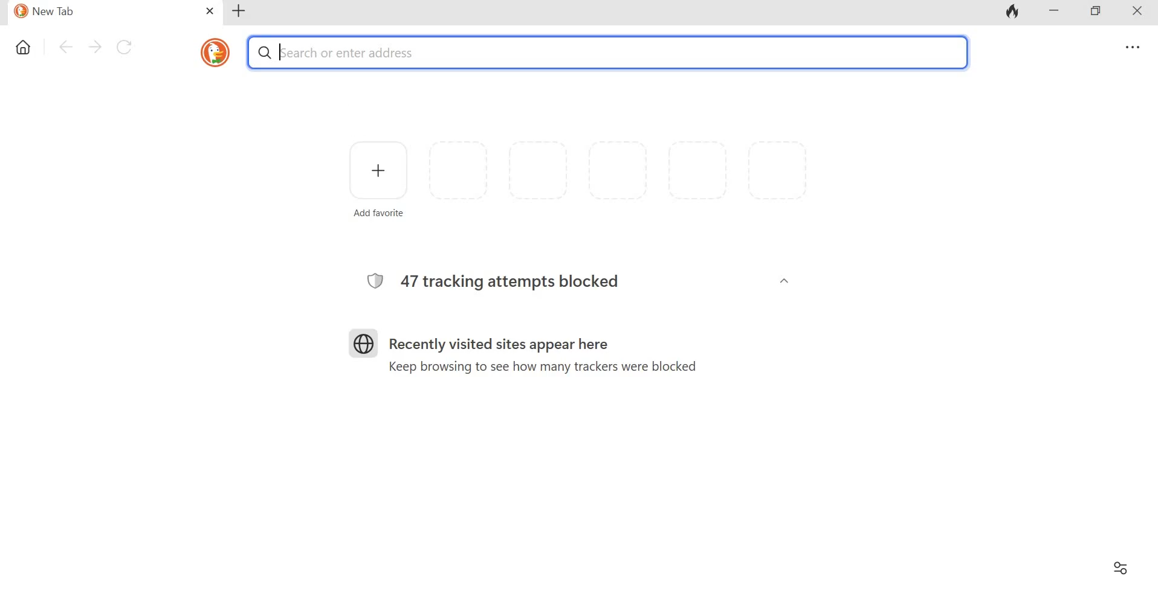 The width and height of the screenshot is (1158, 605). I want to click on Search symbol, so click(265, 53).